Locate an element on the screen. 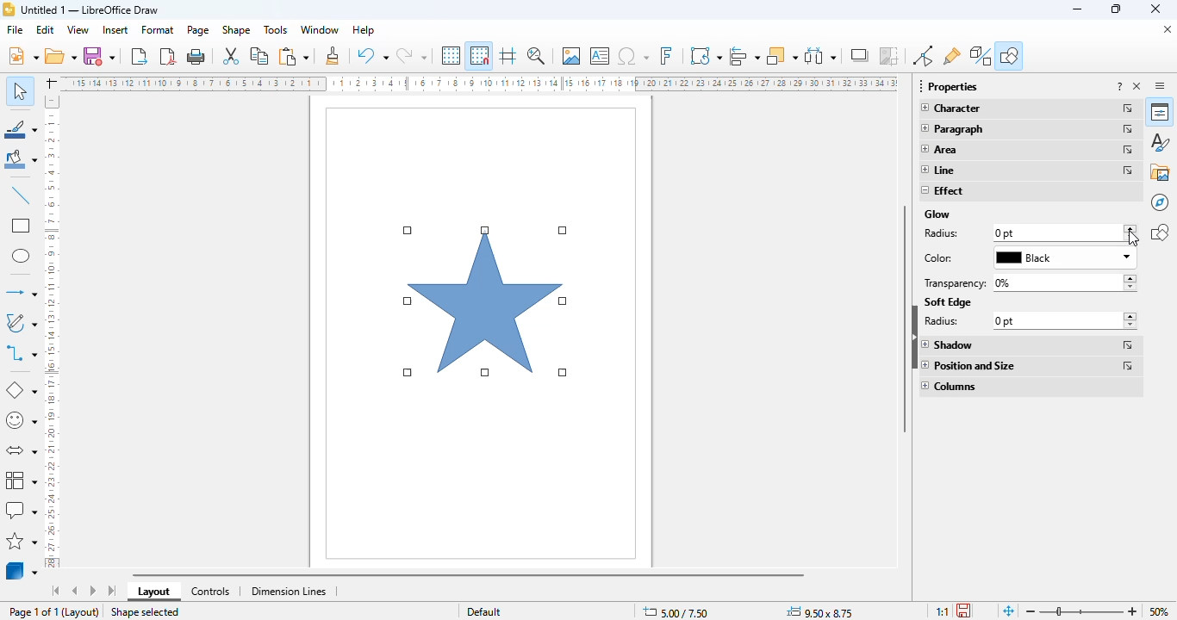  connector is located at coordinates (21, 355).